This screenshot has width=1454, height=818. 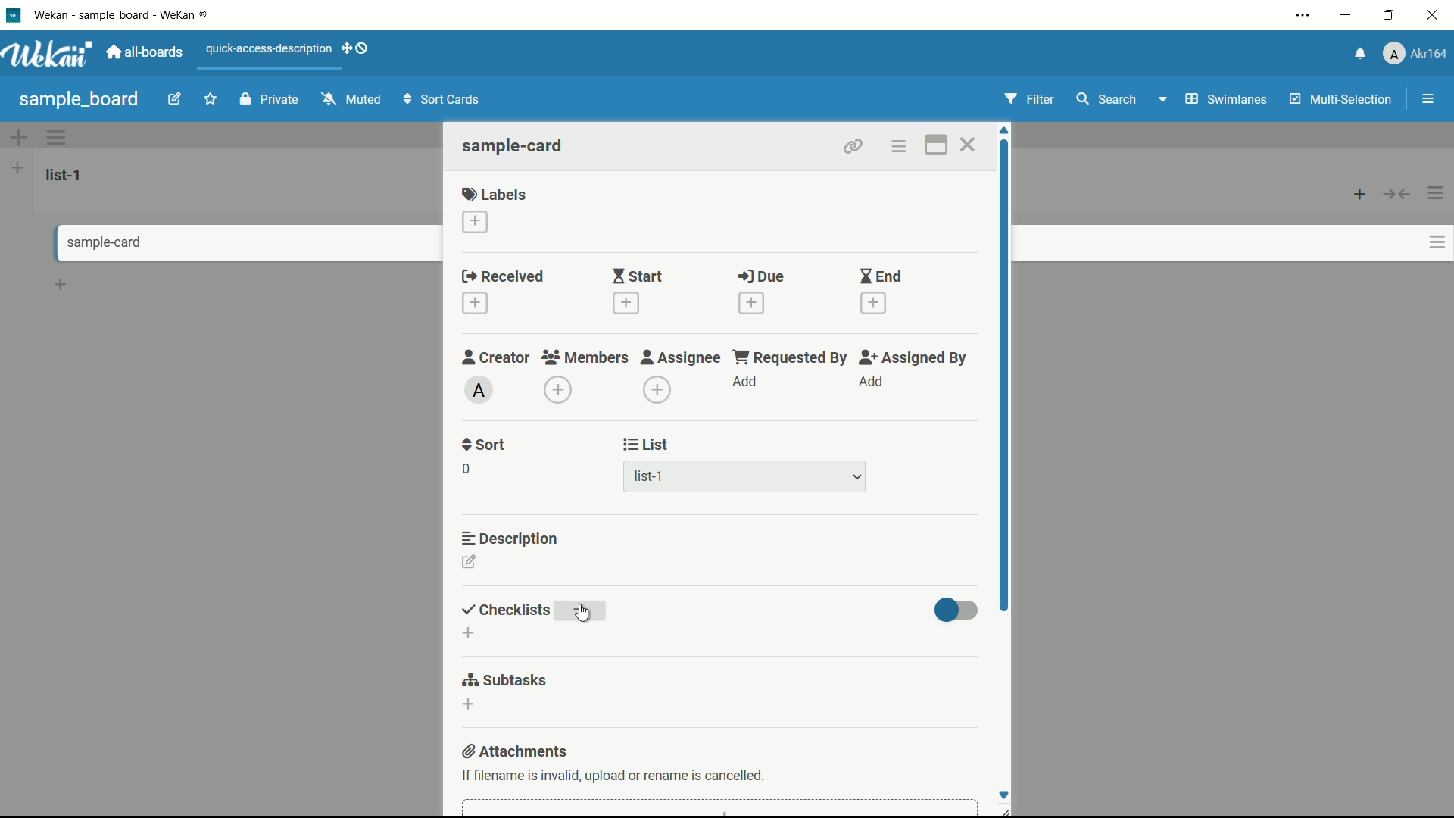 What do you see at coordinates (470, 564) in the screenshot?
I see `add description` at bounding box center [470, 564].